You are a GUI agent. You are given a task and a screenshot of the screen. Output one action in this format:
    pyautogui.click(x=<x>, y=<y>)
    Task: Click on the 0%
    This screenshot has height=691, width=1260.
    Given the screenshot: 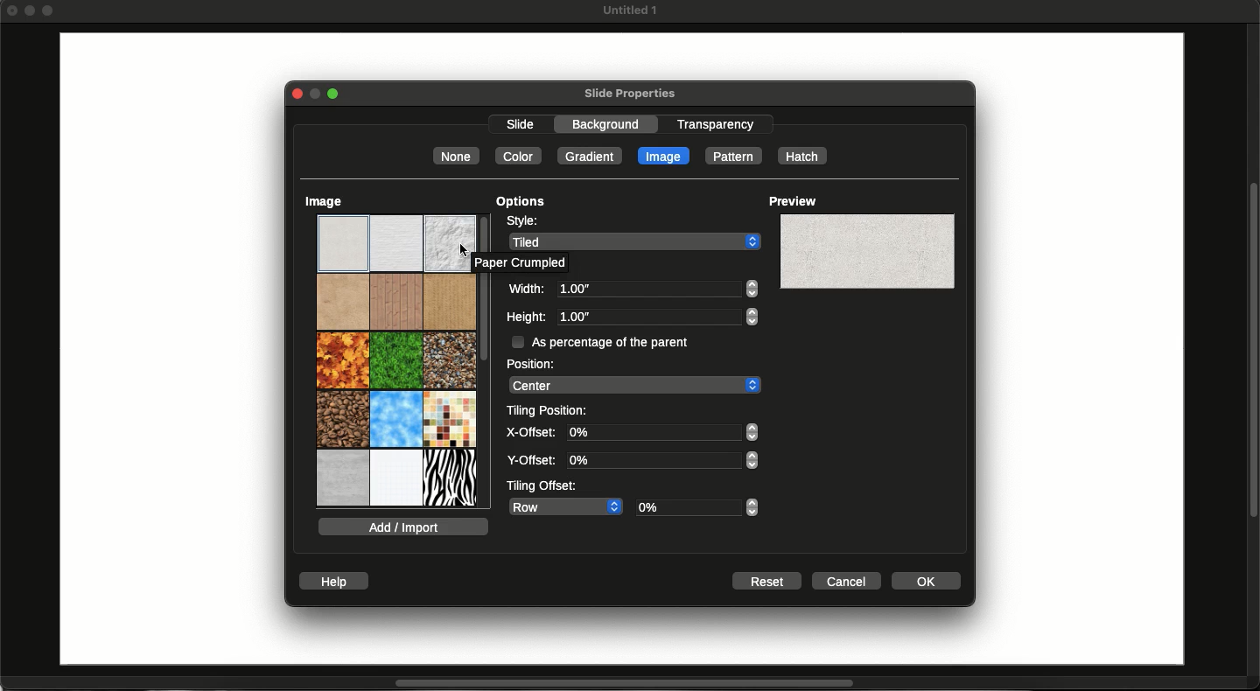 What is the action you would take?
    pyautogui.click(x=662, y=432)
    